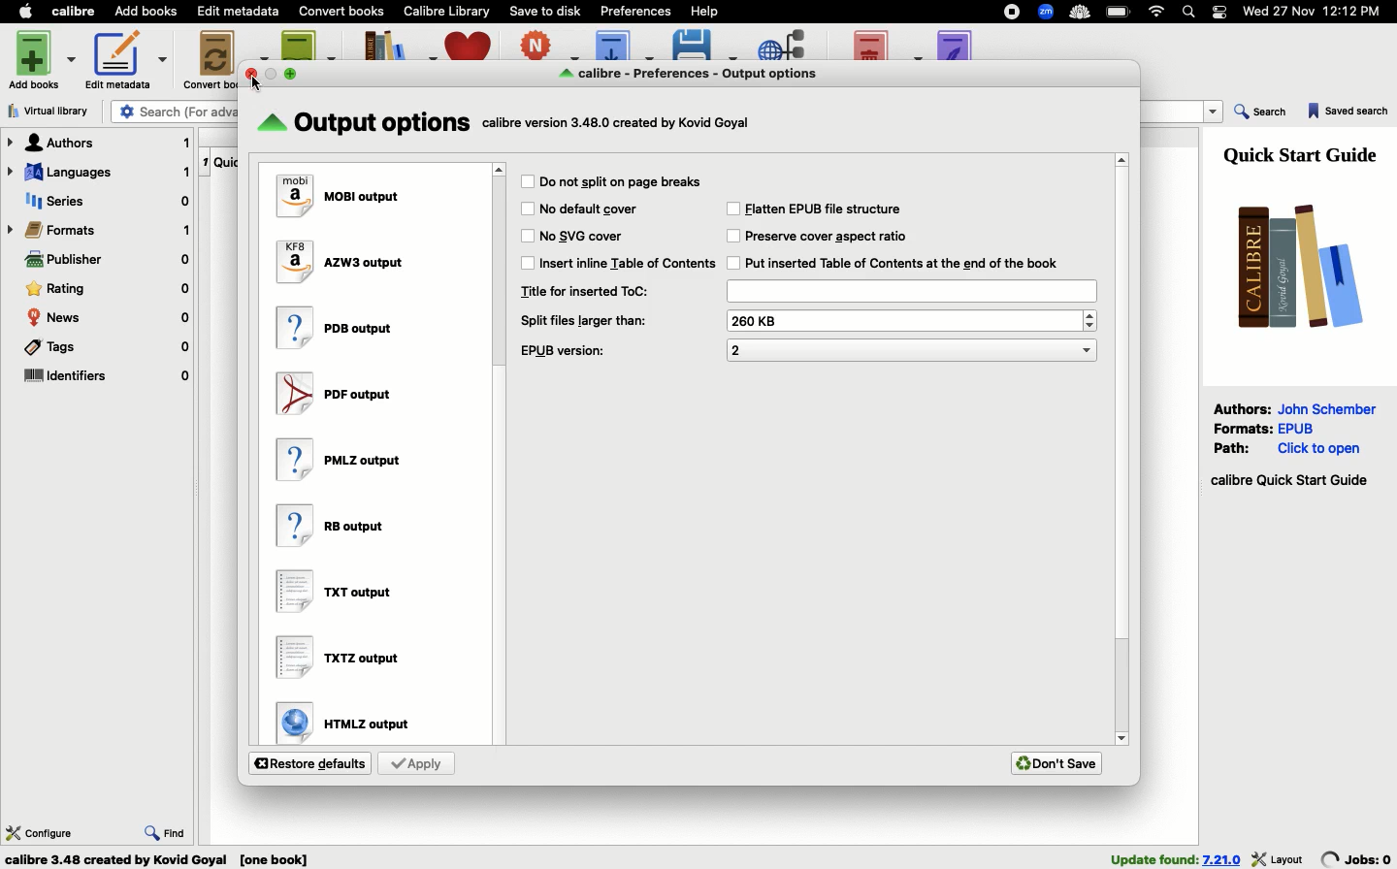  Describe the element at coordinates (1056, 763) in the screenshot. I see `Don't save` at that location.